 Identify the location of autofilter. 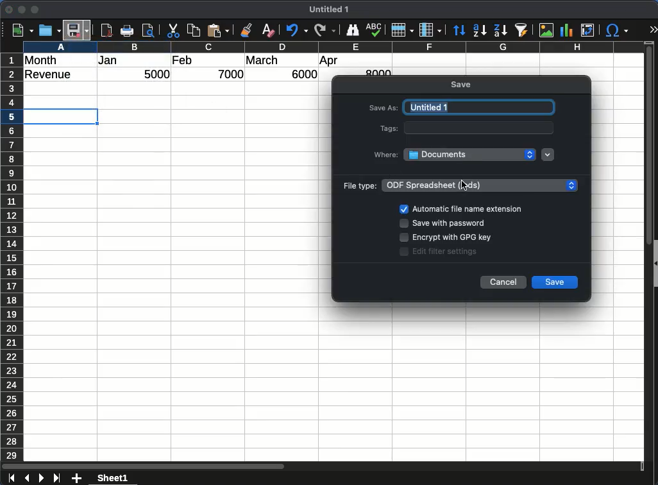
(521, 30).